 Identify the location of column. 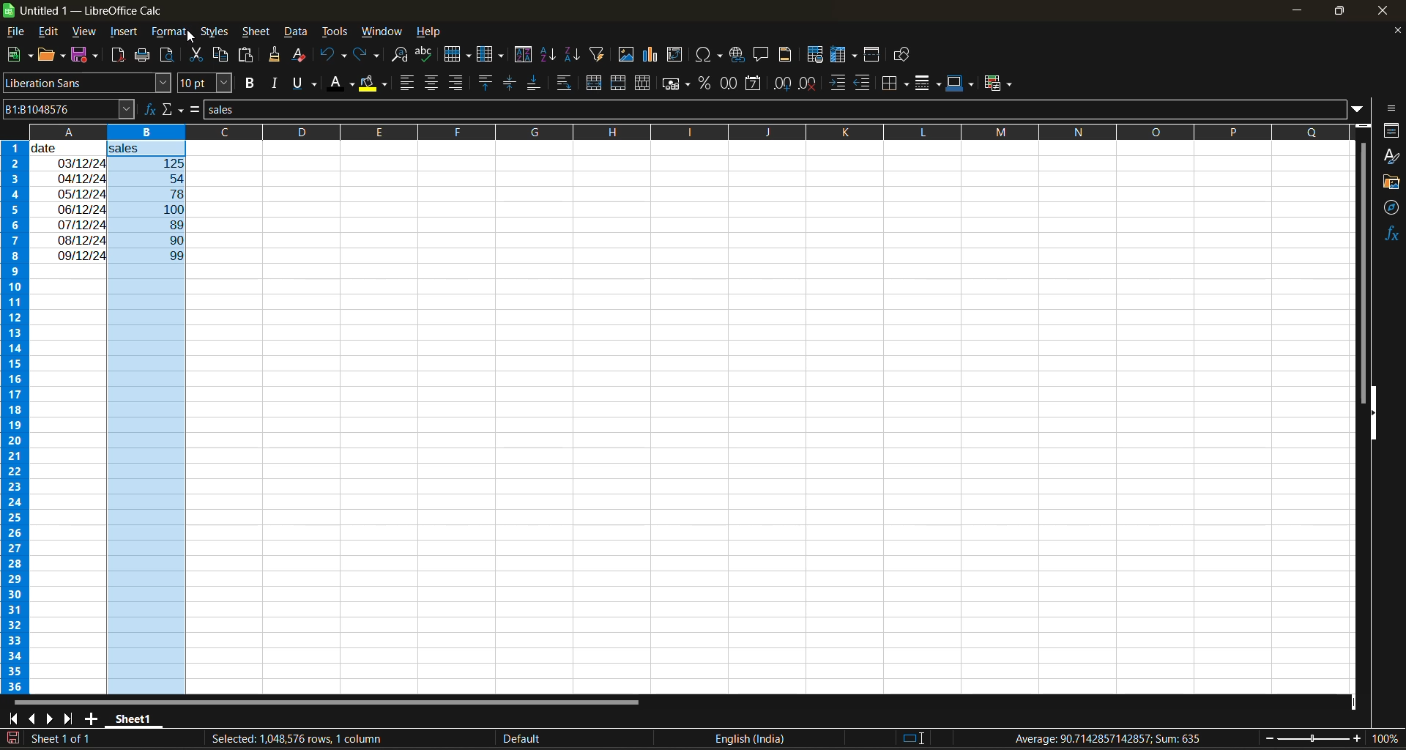
(493, 55).